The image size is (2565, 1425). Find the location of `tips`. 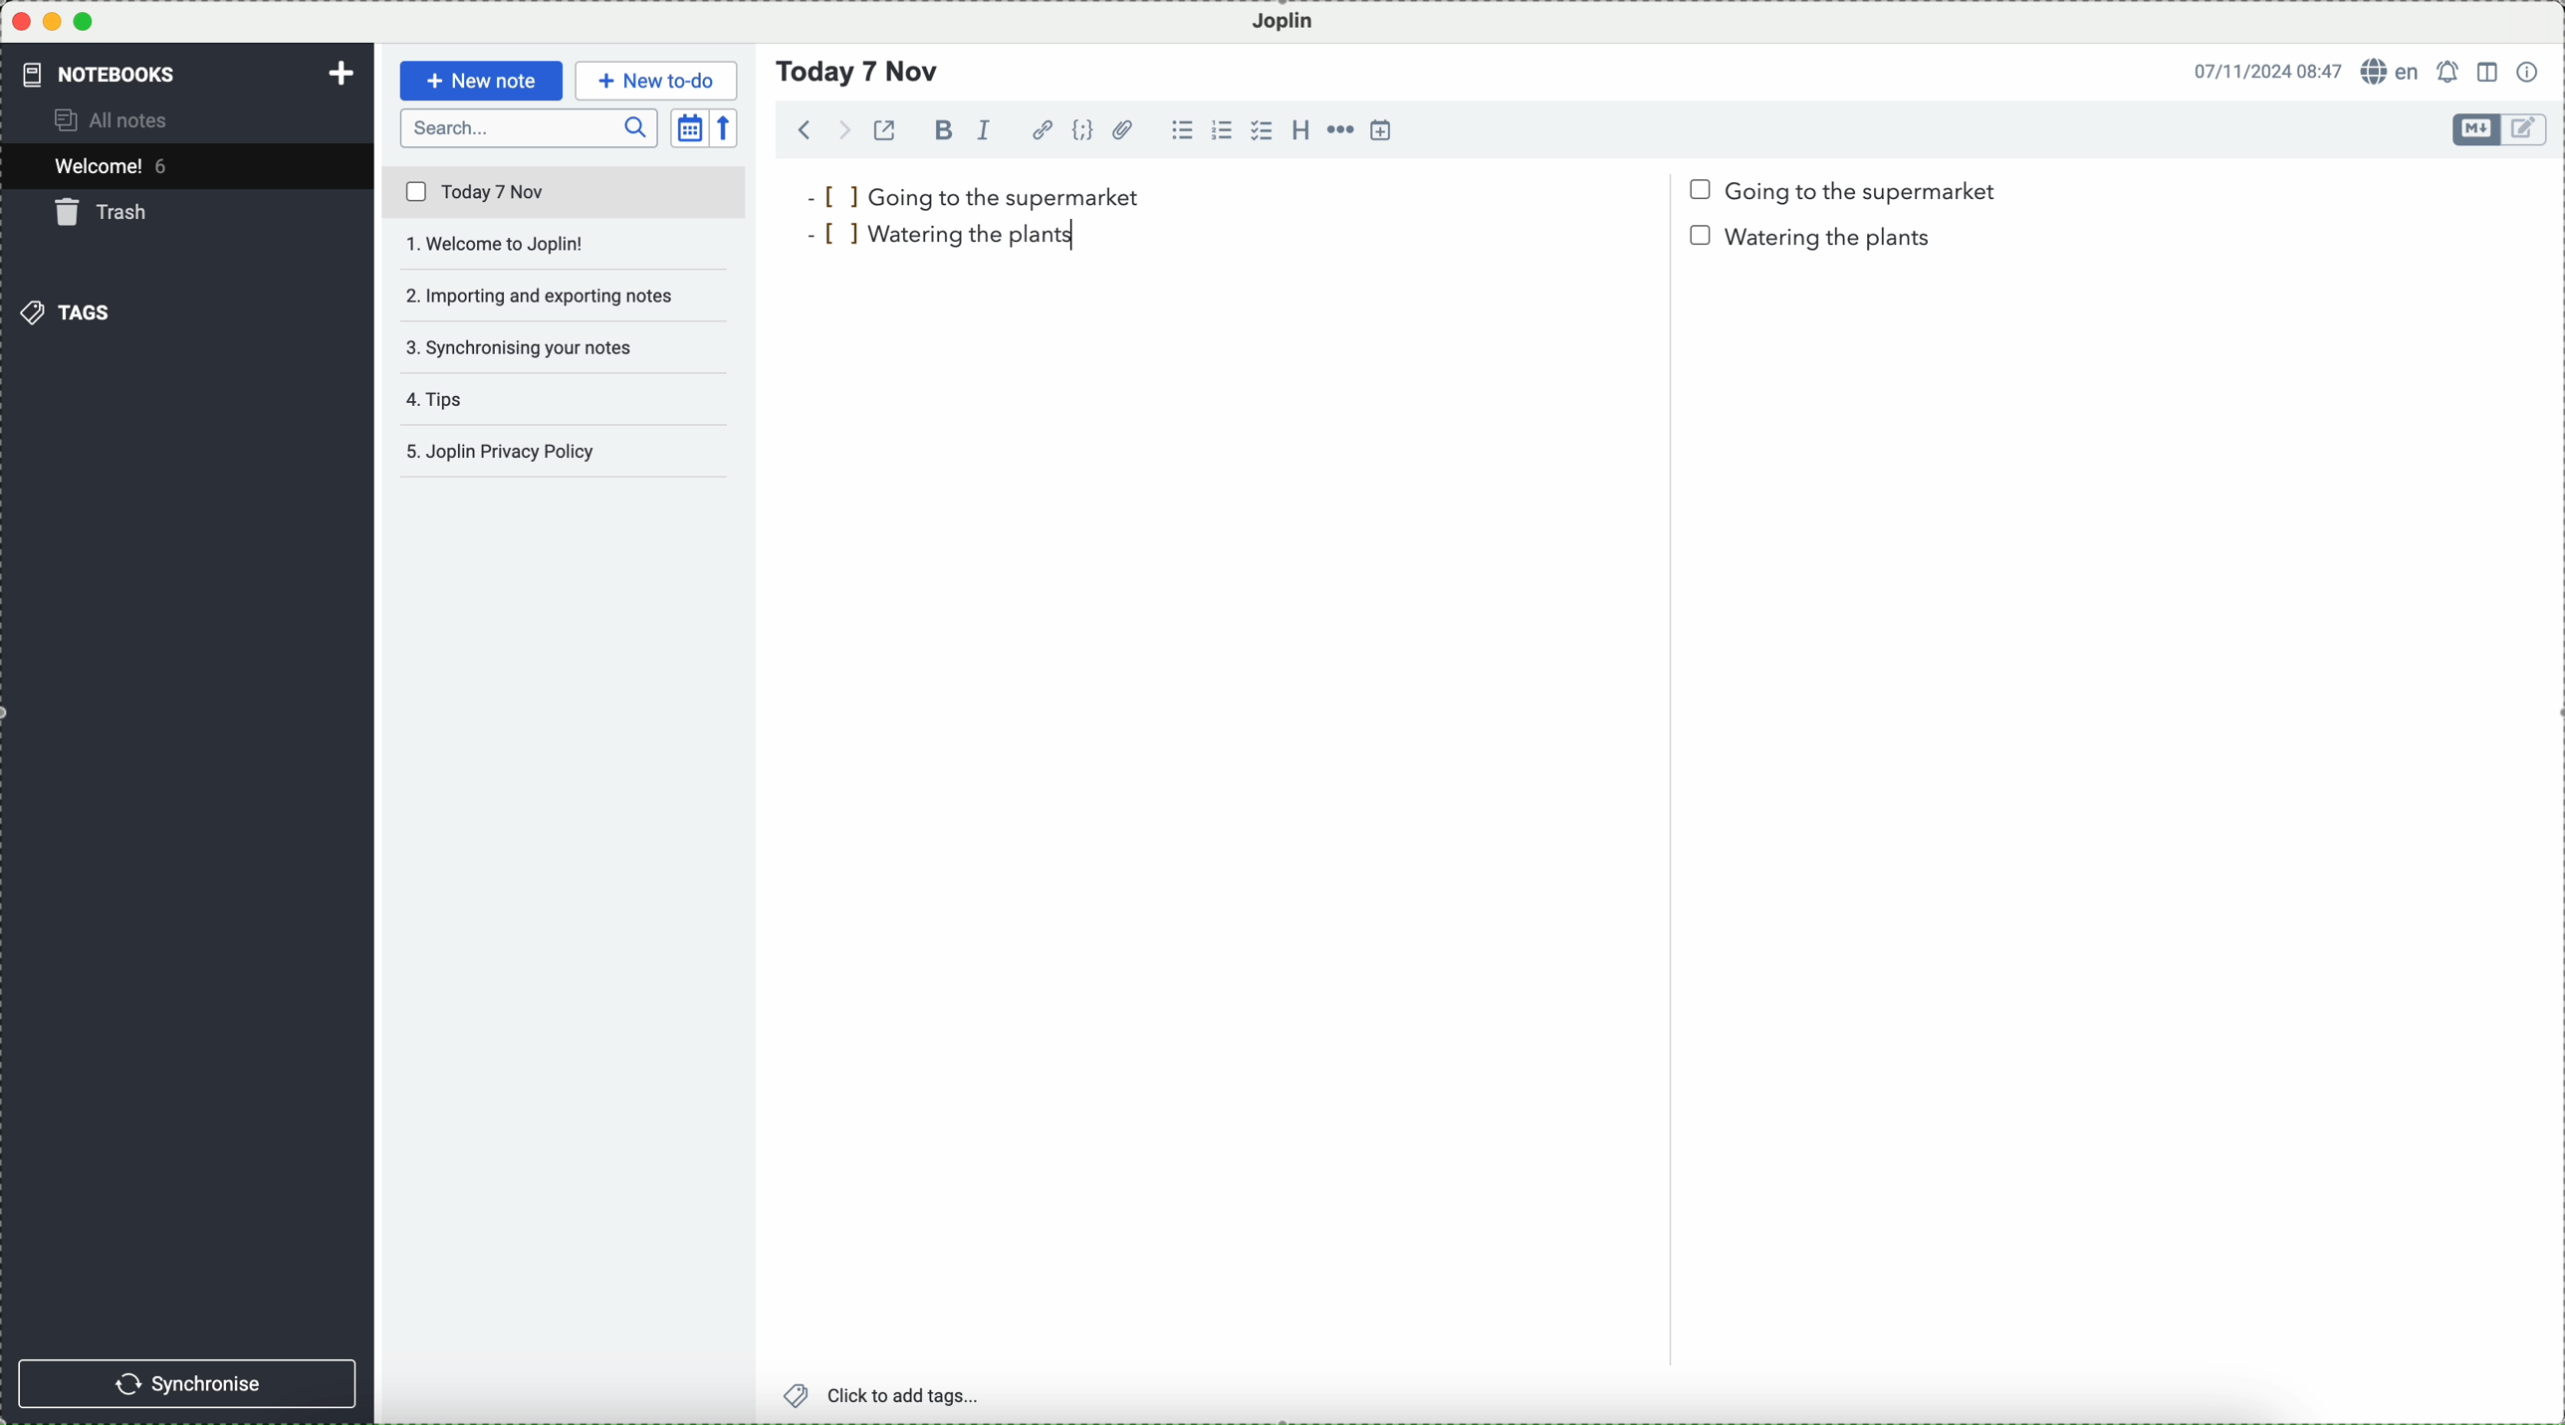

tips is located at coordinates (444, 399).